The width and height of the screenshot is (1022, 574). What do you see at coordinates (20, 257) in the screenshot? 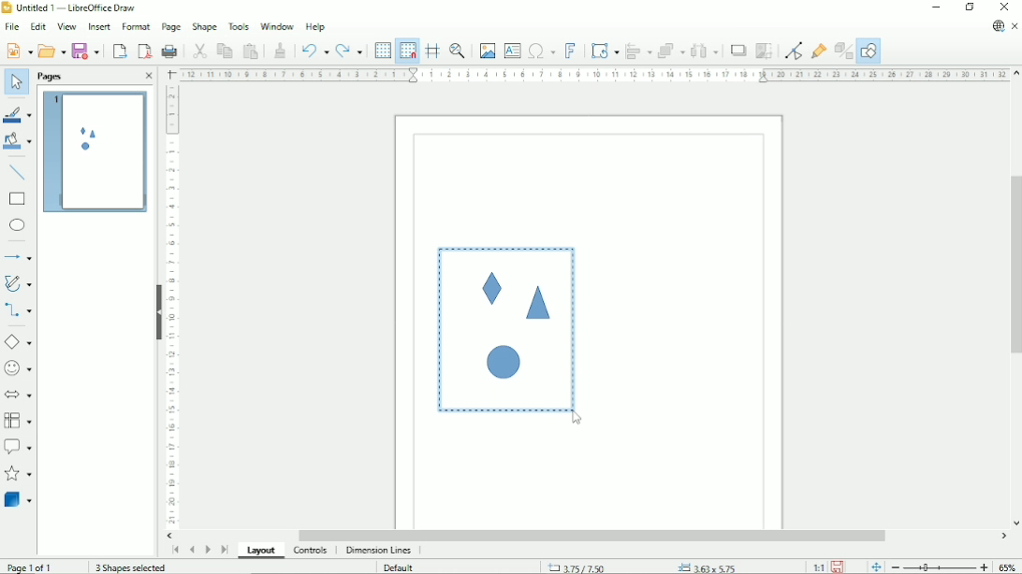
I see `Lines and arrows` at bounding box center [20, 257].